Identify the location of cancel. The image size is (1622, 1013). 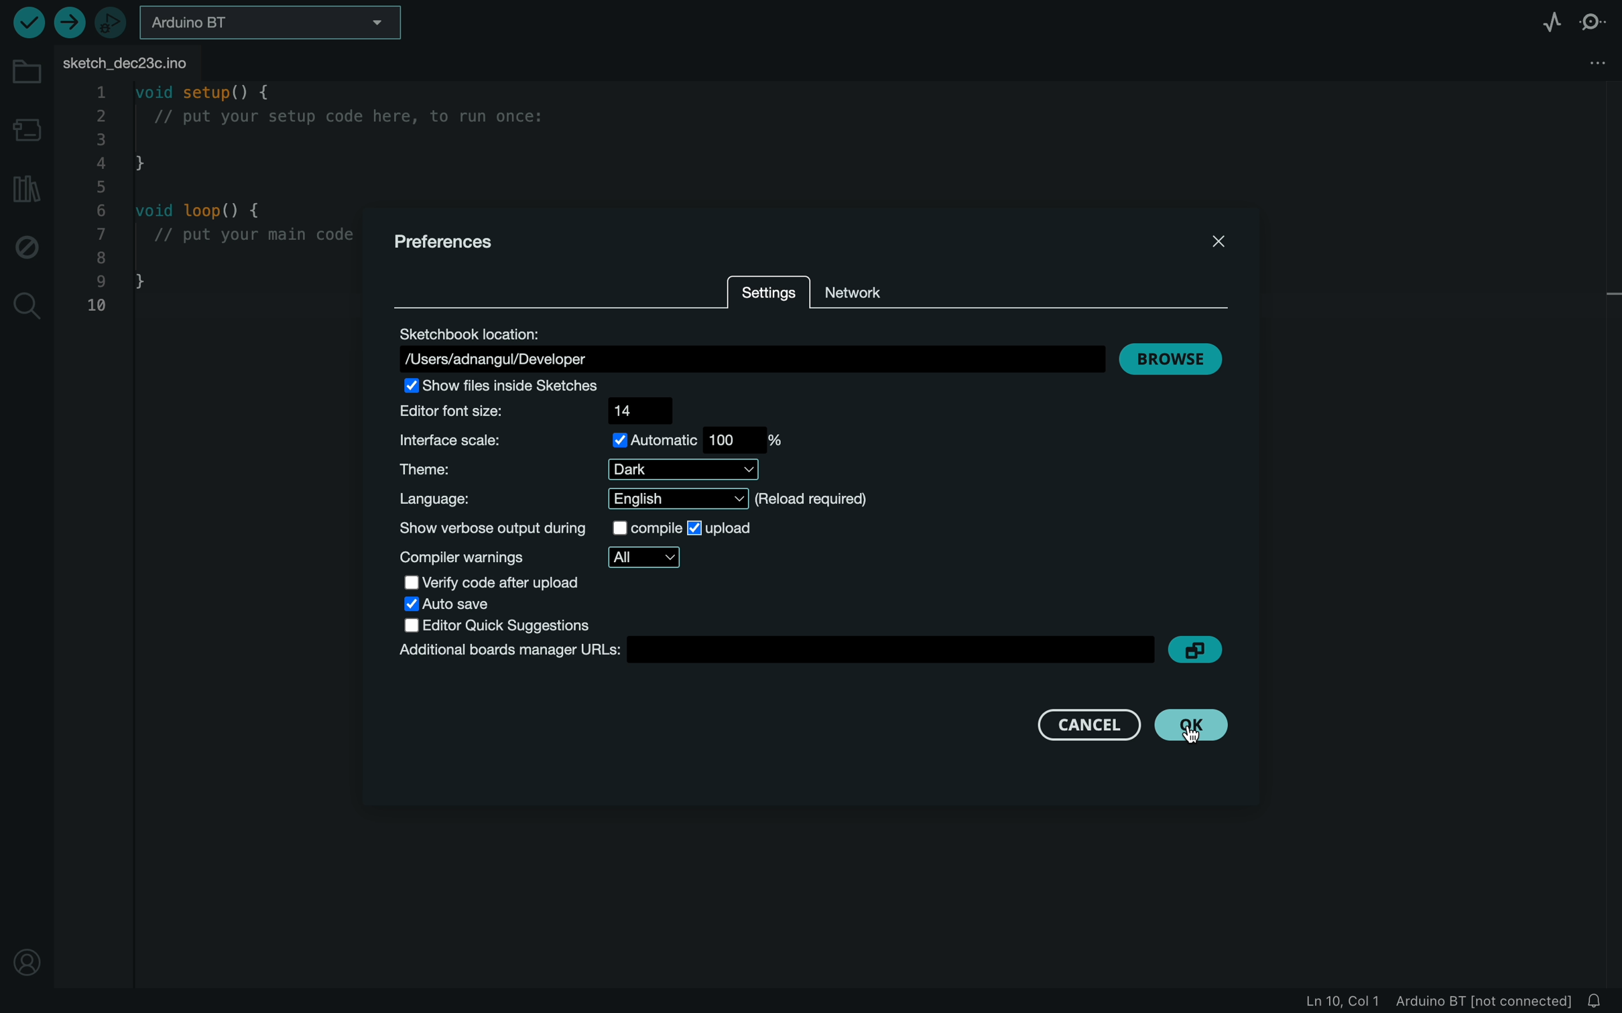
(1092, 724).